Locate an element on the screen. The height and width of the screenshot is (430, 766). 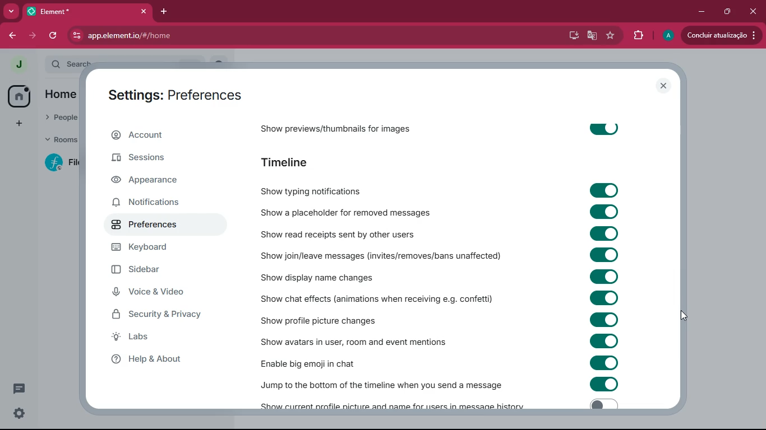
cursor is located at coordinates (686, 317).